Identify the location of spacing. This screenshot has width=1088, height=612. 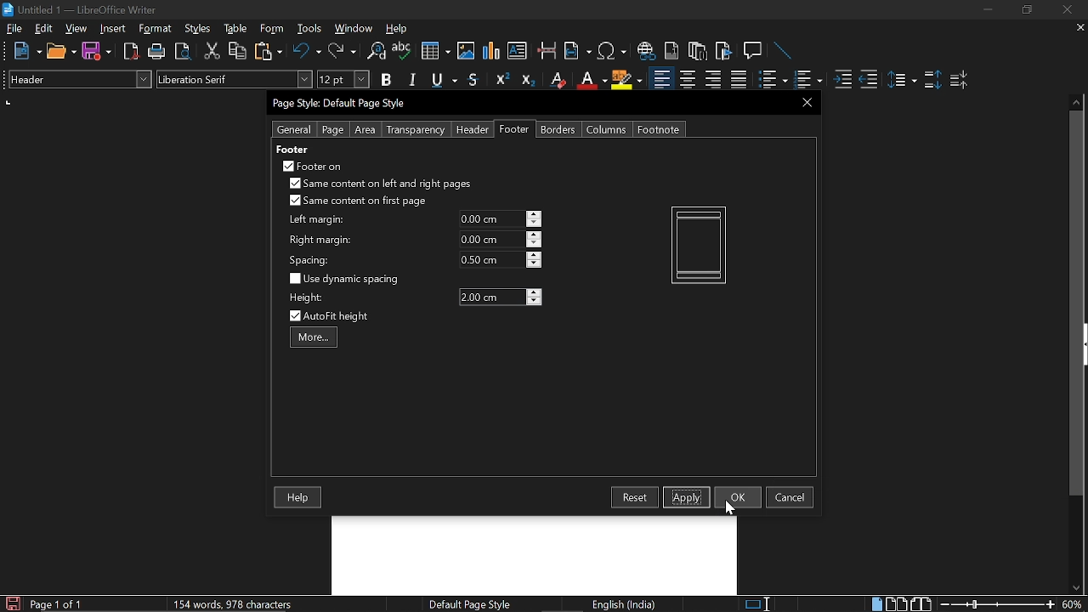
(312, 260).